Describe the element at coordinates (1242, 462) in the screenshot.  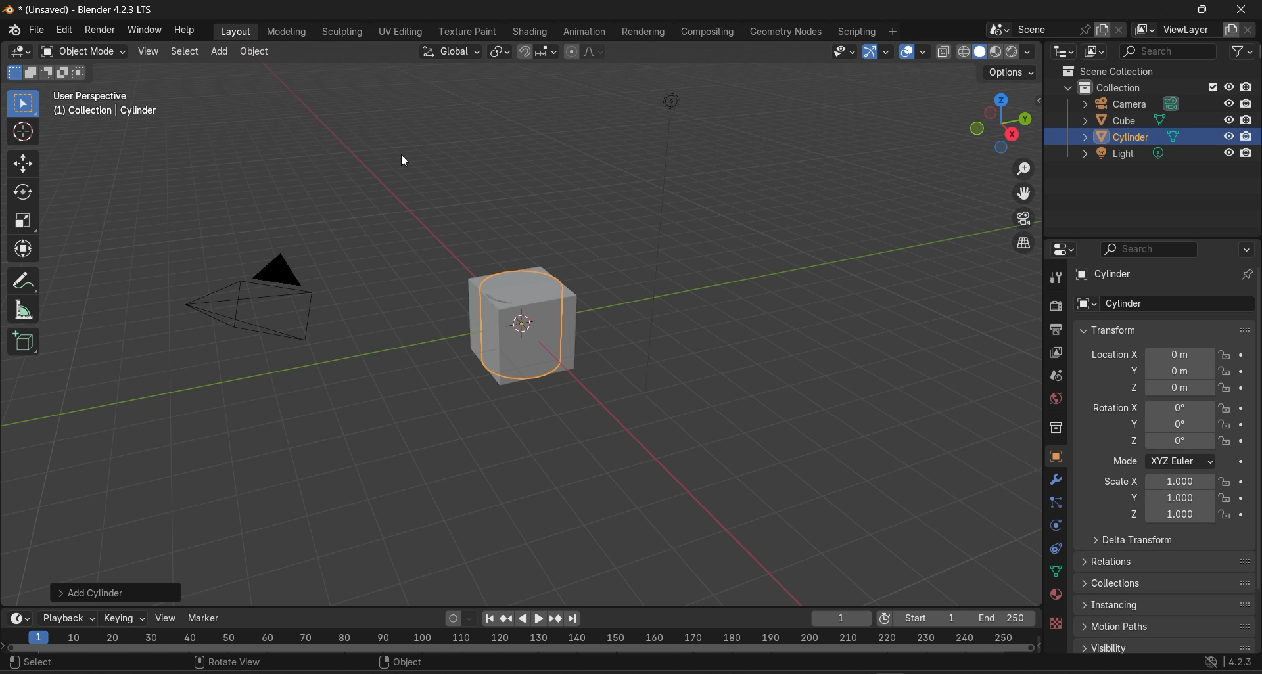
I see `animate property` at that location.